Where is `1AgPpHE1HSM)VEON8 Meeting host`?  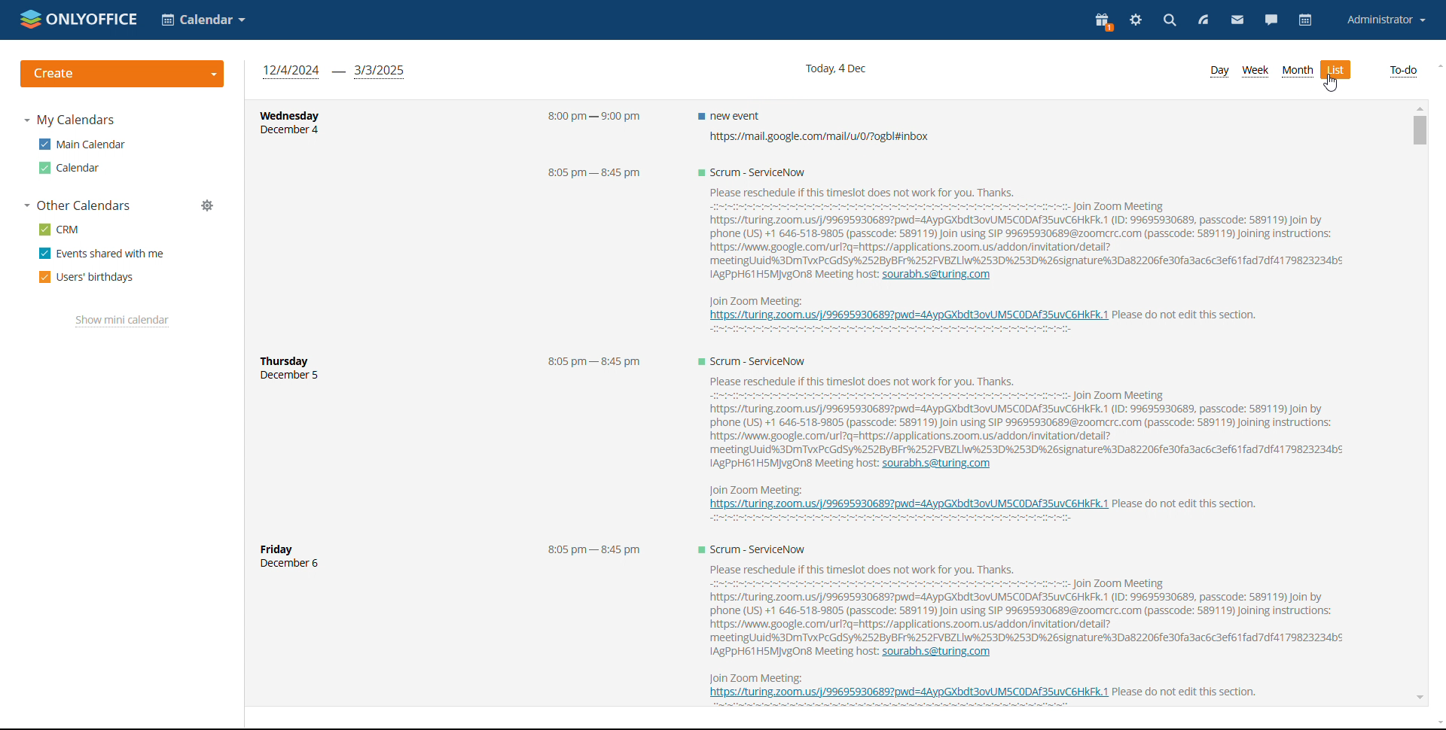 1AgPpHE1HSM)VEON8 Meeting host is located at coordinates (786, 465).